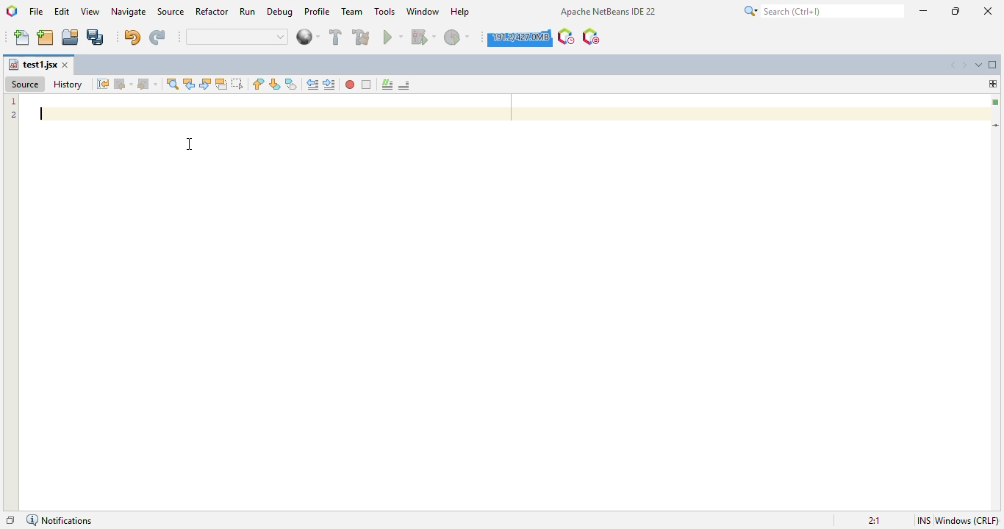 This screenshot has width=1004, height=529. Describe the element at coordinates (190, 84) in the screenshot. I see `find previous occurrence` at that location.